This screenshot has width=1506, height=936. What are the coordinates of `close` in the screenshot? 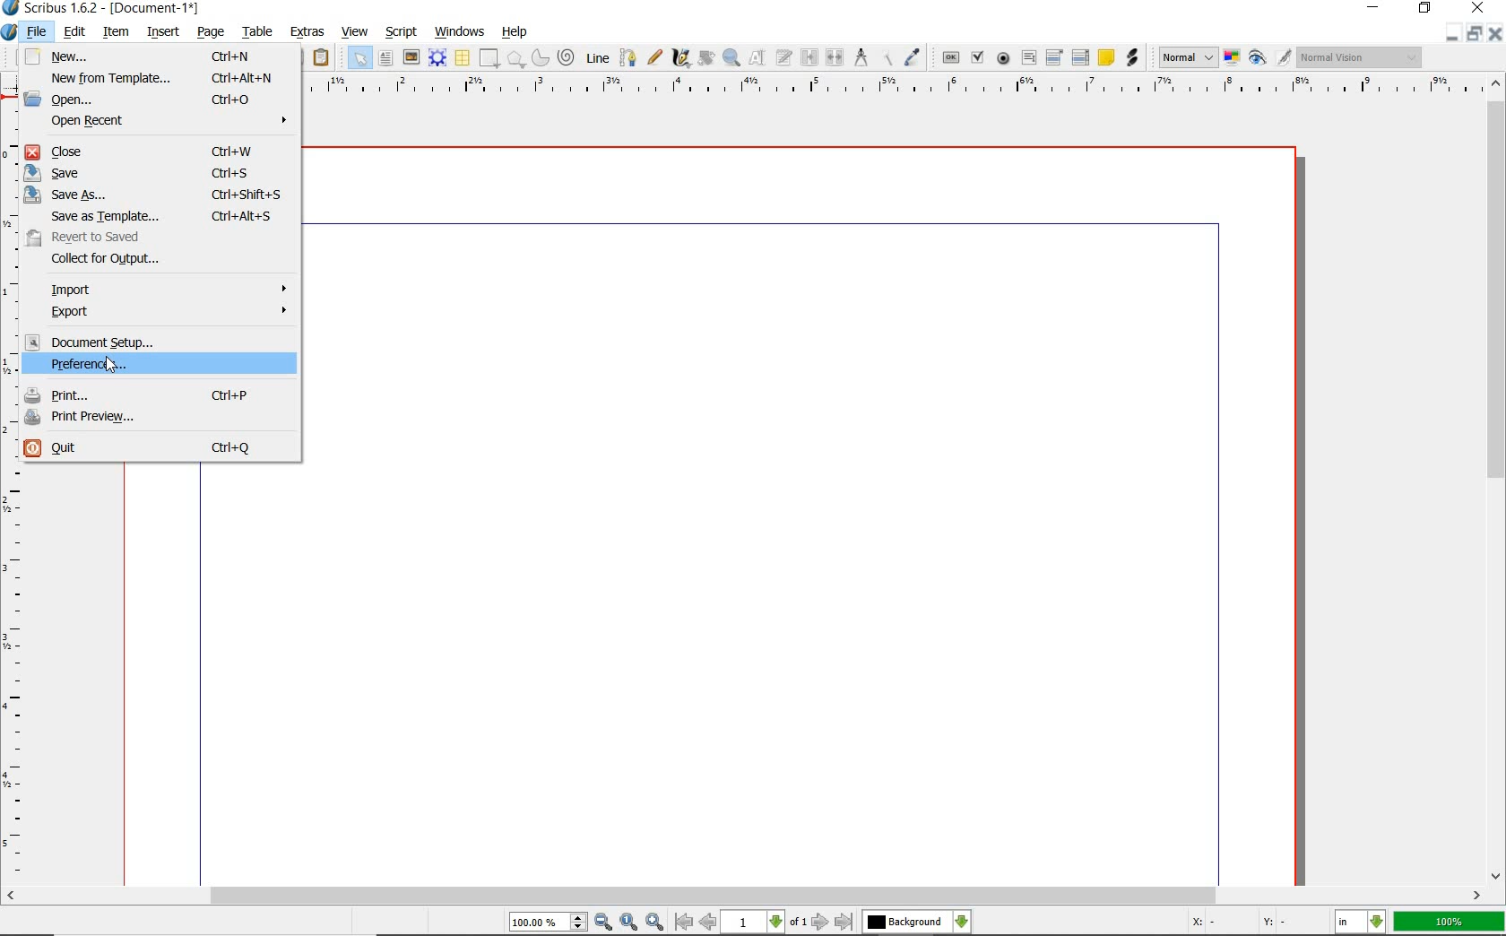 It's located at (1478, 9).